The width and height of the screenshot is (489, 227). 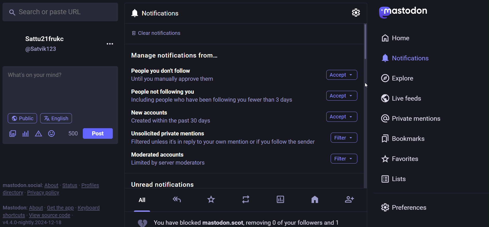 What do you see at coordinates (411, 118) in the screenshot?
I see `private mentions` at bounding box center [411, 118].